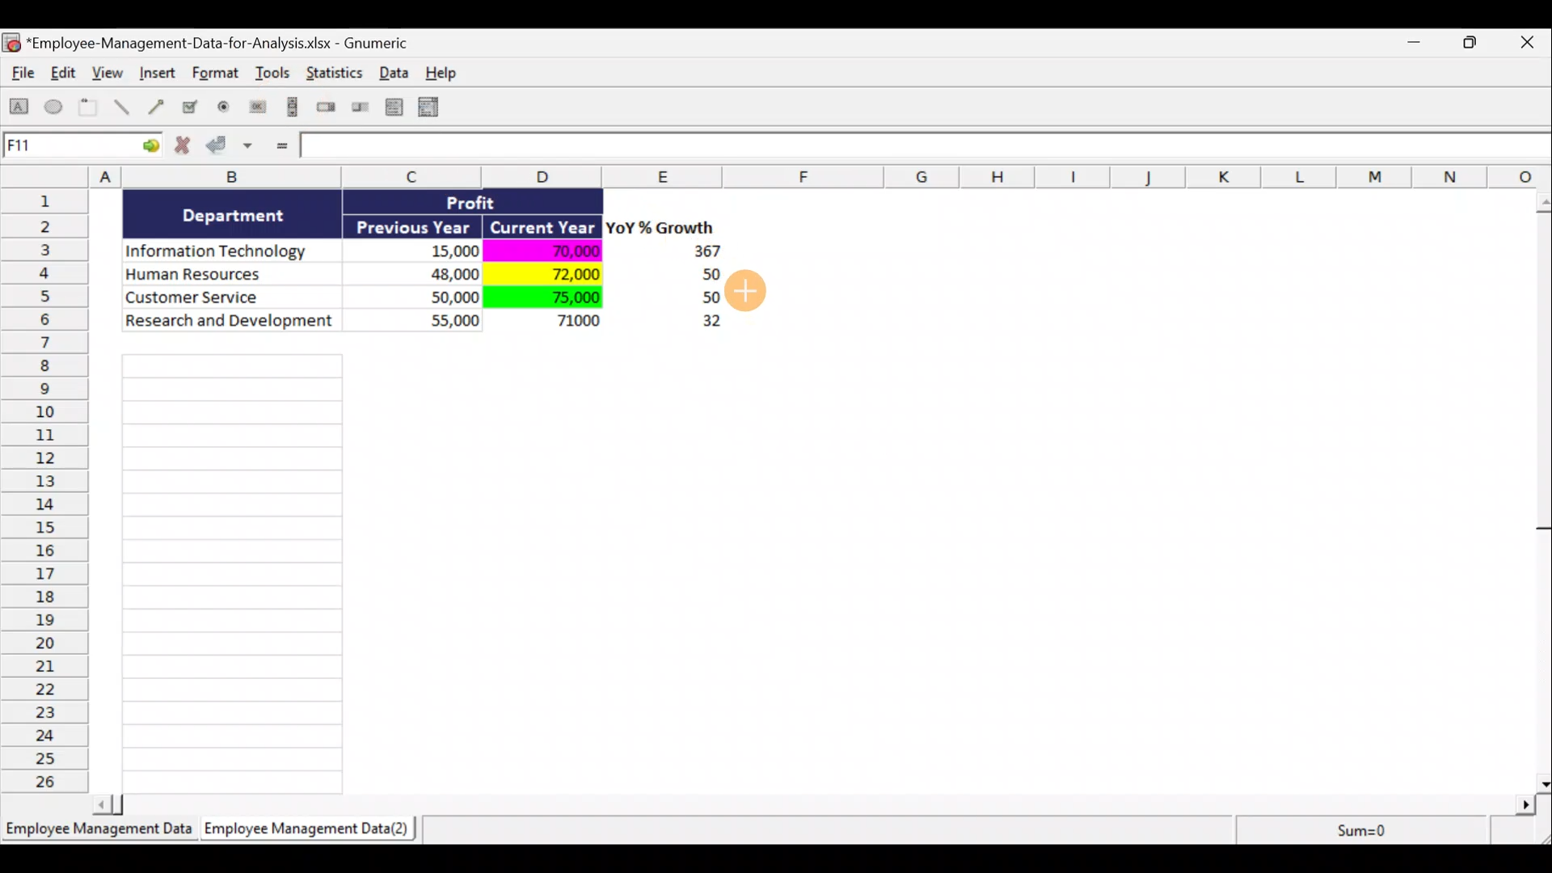 Image resolution: width=1552 pixels, height=873 pixels. I want to click on Columns, so click(782, 176).